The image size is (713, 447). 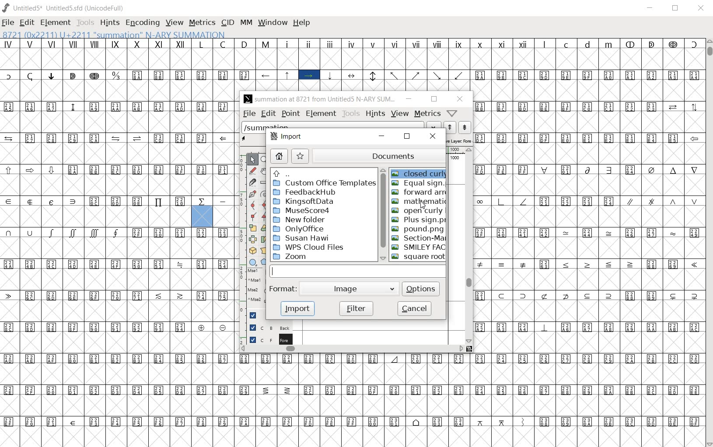 I want to click on add a point, then drag out its control points, so click(x=252, y=193).